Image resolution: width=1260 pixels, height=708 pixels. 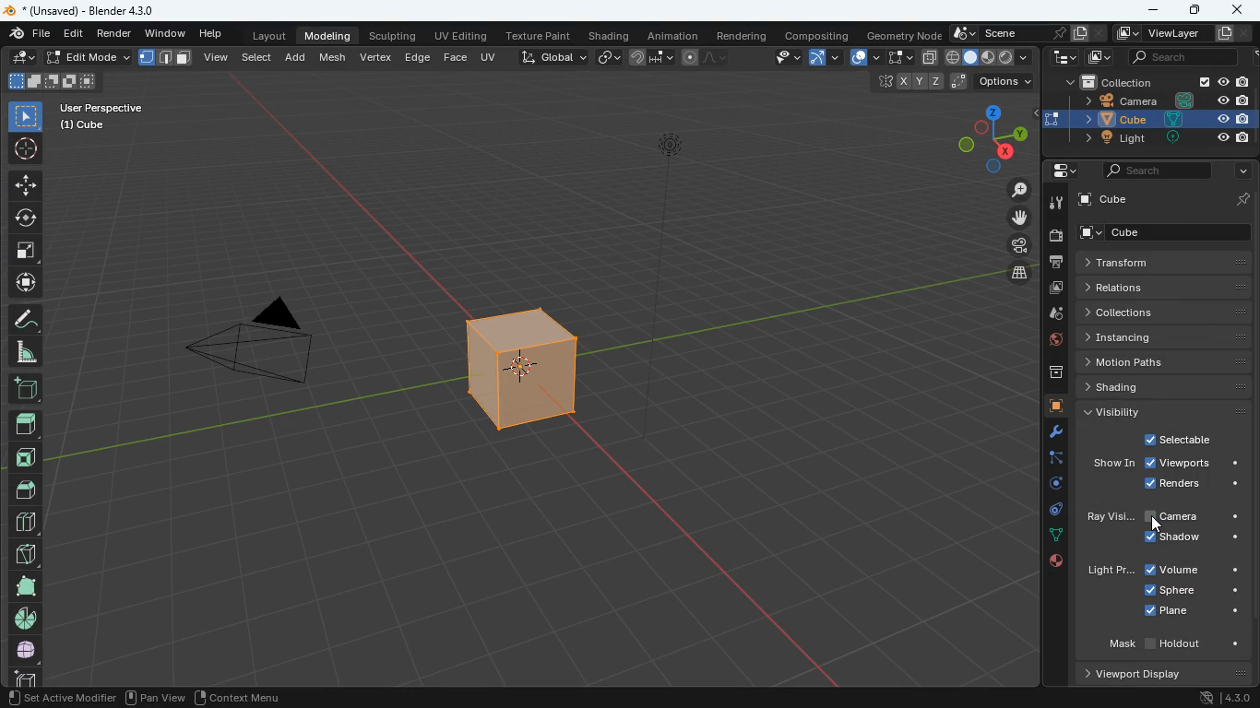 I want to click on viewport diplay, so click(x=1139, y=674).